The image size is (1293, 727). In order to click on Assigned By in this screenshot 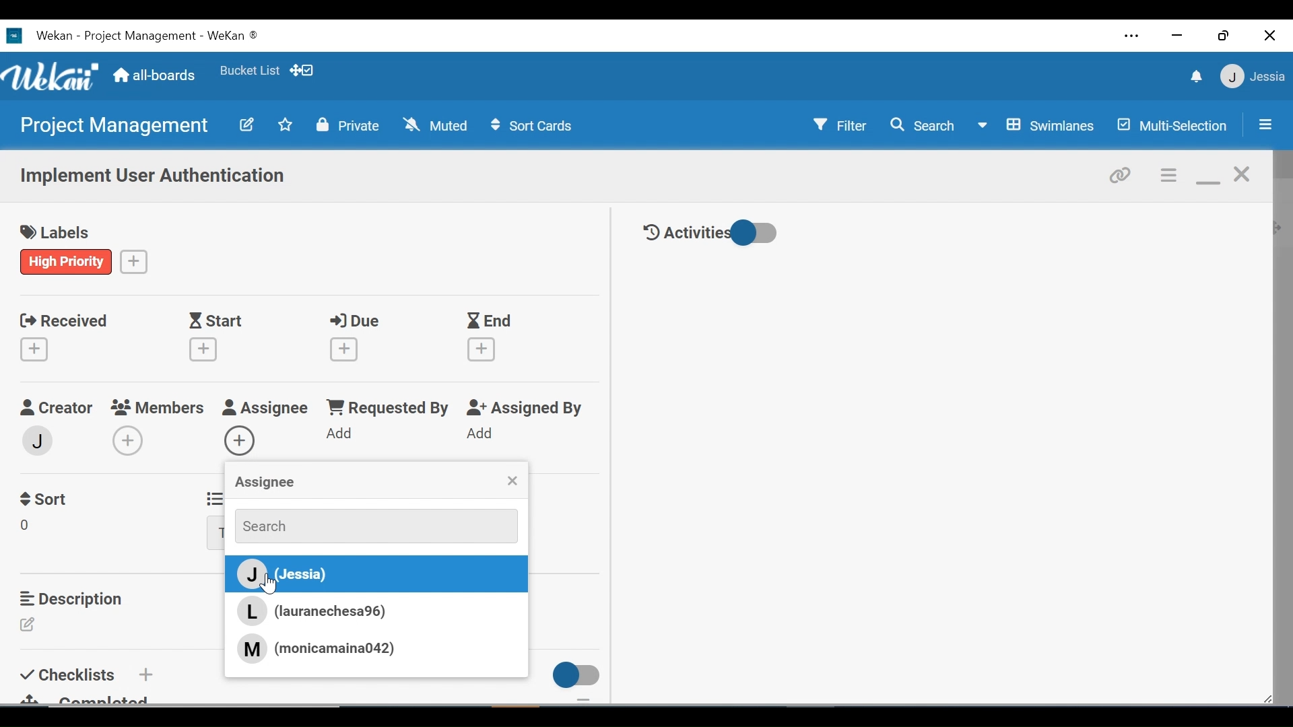, I will do `click(528, 409)`.